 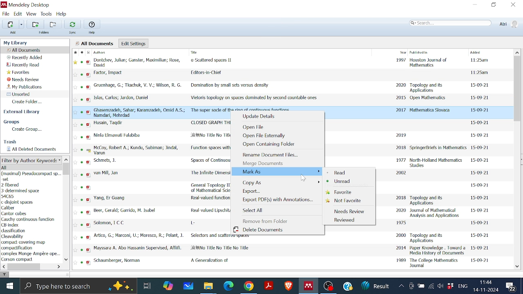 What do you see at coordinates (272, 136) in the screenshot?
I see `Open file Externally` at bounding box center [272, 136].